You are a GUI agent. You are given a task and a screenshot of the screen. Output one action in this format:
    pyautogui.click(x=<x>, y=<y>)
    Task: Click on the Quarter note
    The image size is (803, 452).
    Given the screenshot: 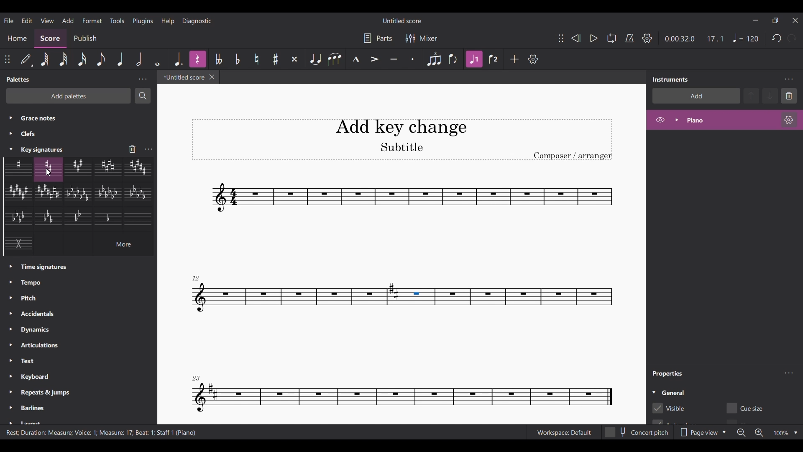 What is the action you would take?
    pyautogui.click(x=121, y=59)
    